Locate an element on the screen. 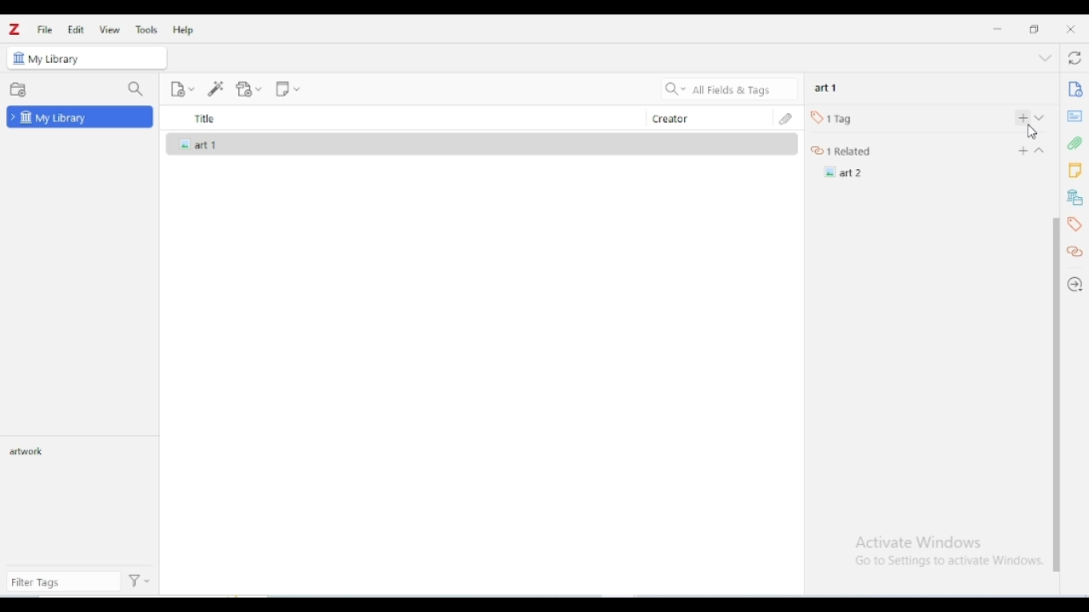  edit is located at coordinates (76, 30).